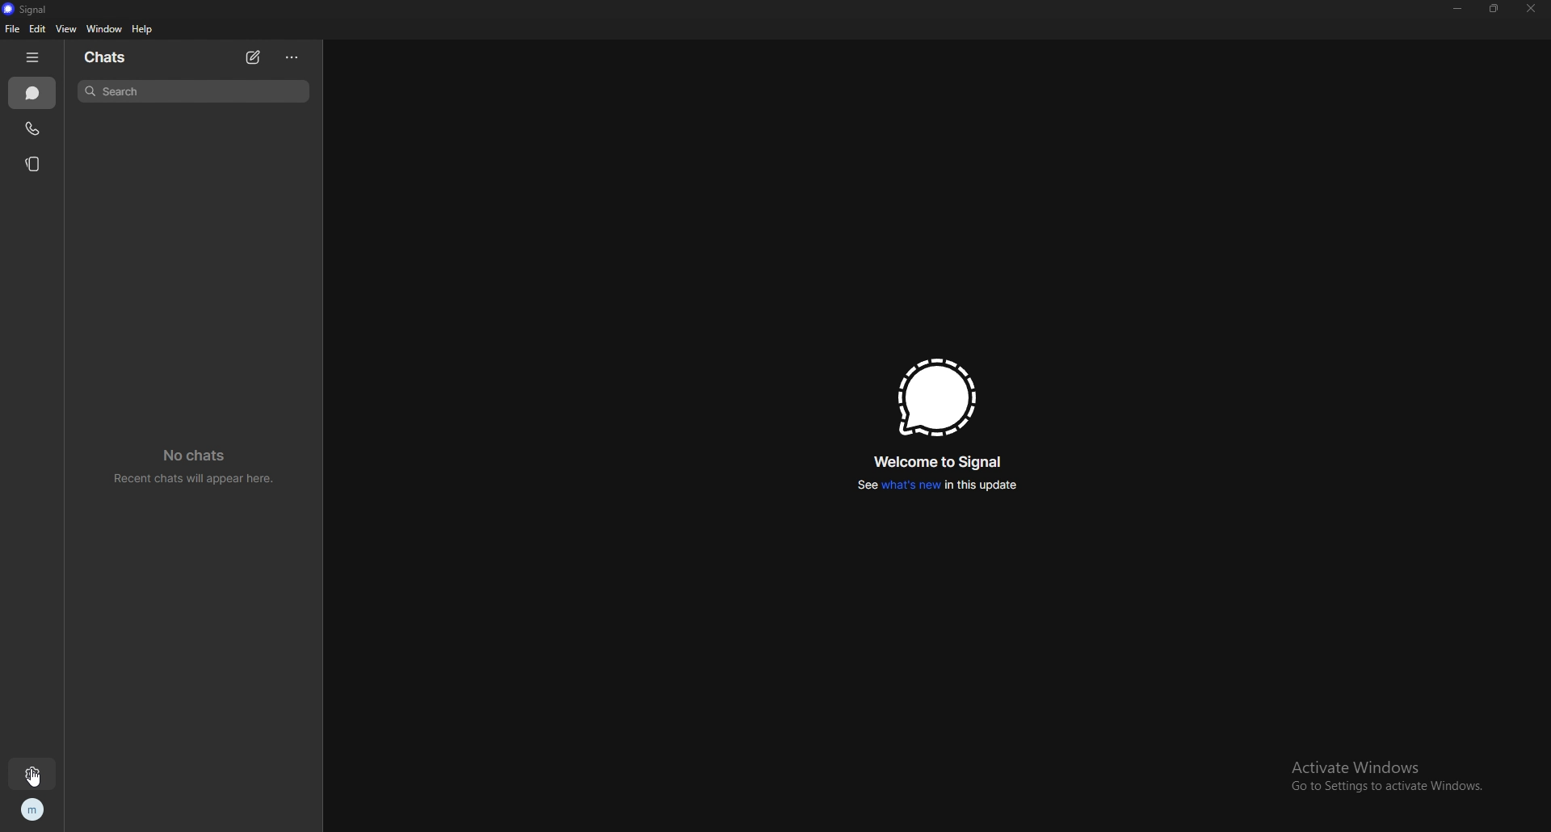  I want to click on stories, so click(37, 164).